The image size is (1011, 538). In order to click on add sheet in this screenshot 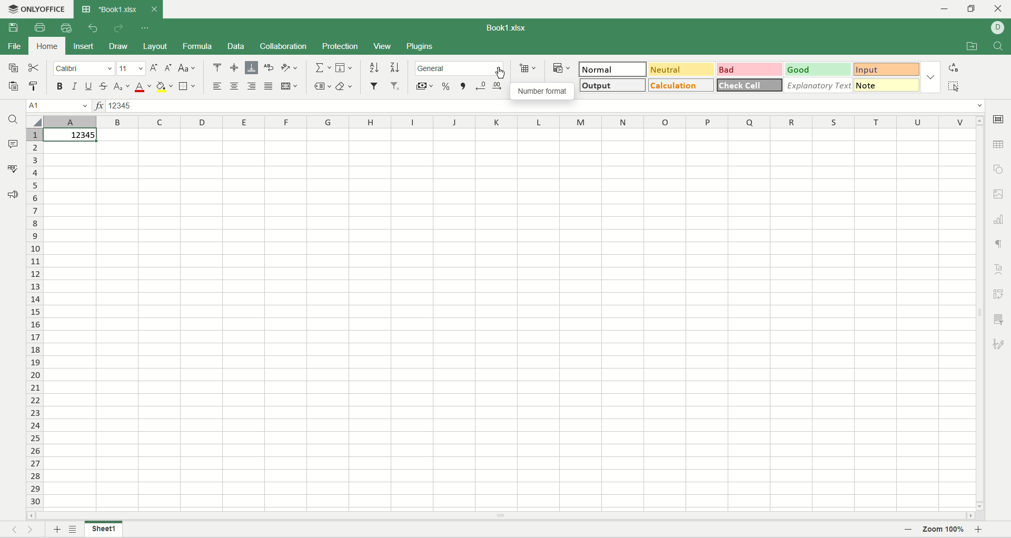, I will do `click(54, 530)`.